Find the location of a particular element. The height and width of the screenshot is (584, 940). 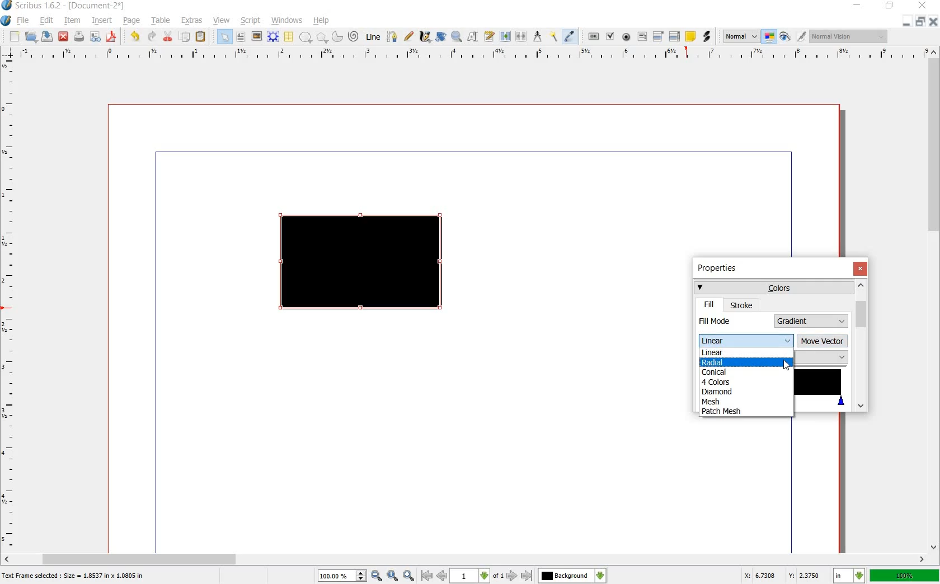

gradient added to shape is located at coordinates (363, 263).